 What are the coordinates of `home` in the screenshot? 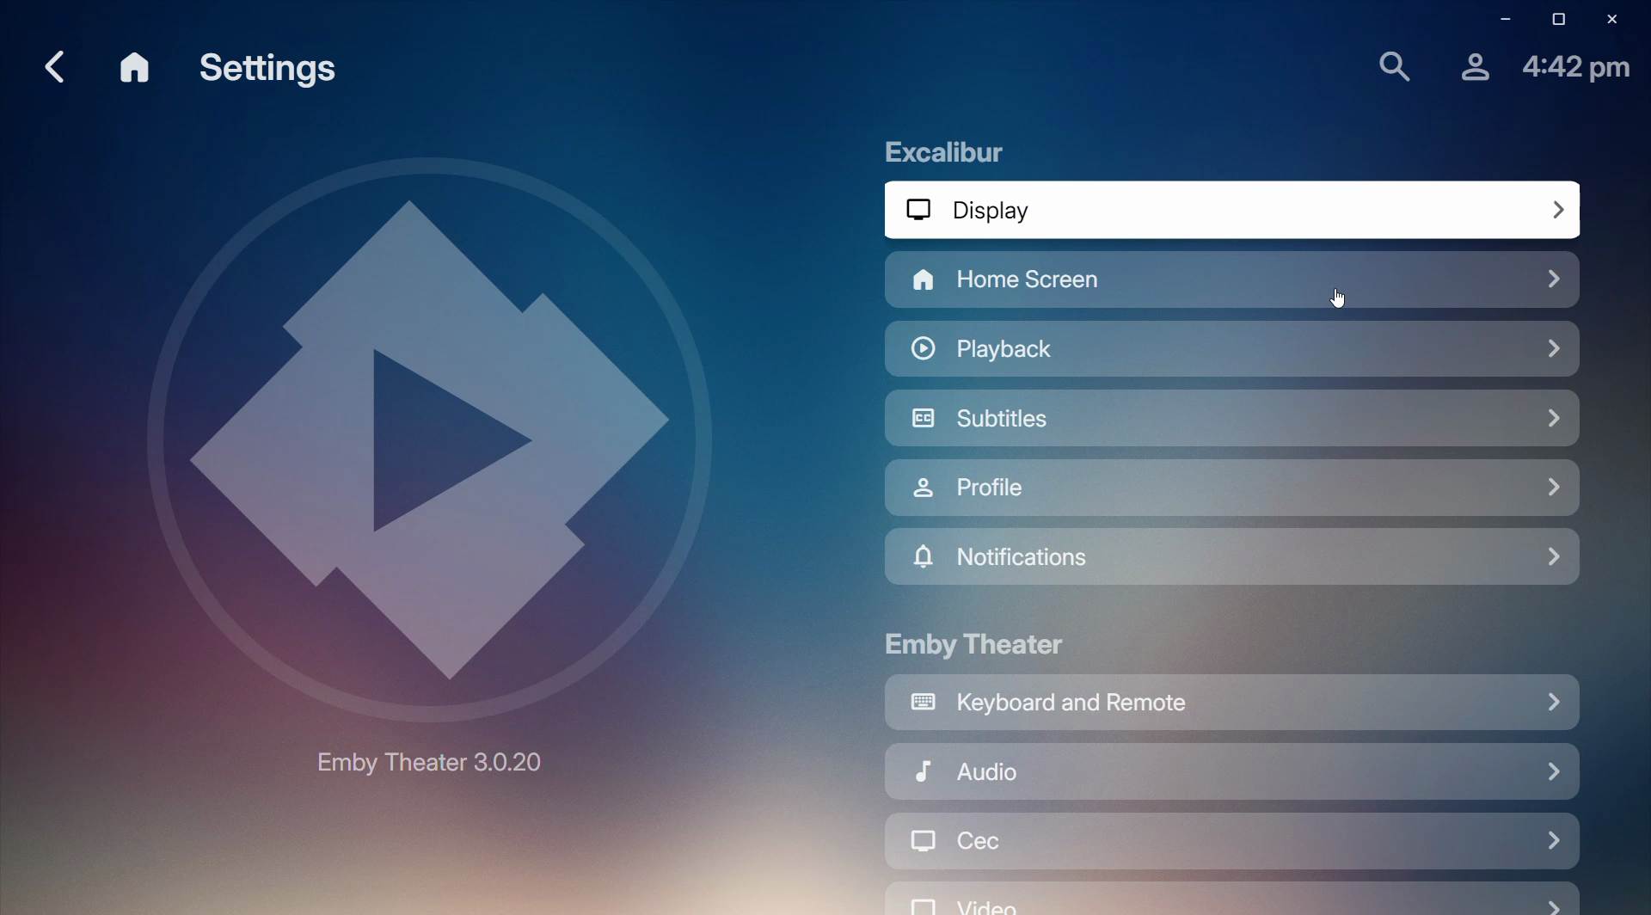 It's located at (138, 65).